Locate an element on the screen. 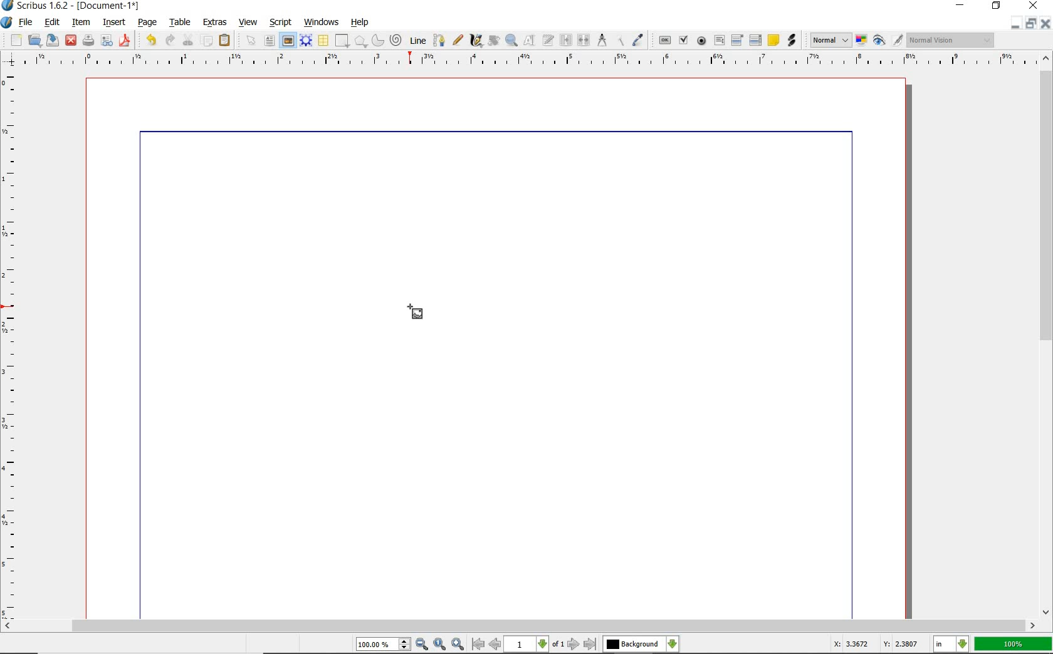  freehand line is located at coordinates (457, 39).